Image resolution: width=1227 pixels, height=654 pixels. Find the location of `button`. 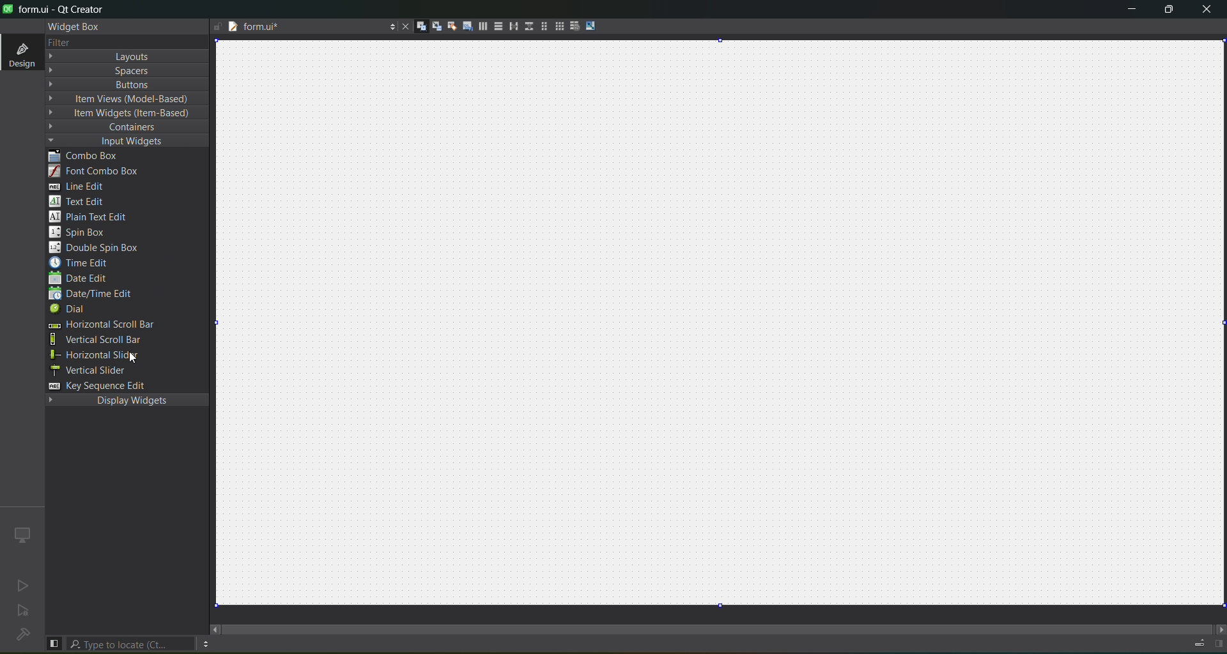

button is located at coordinates (113, 85).